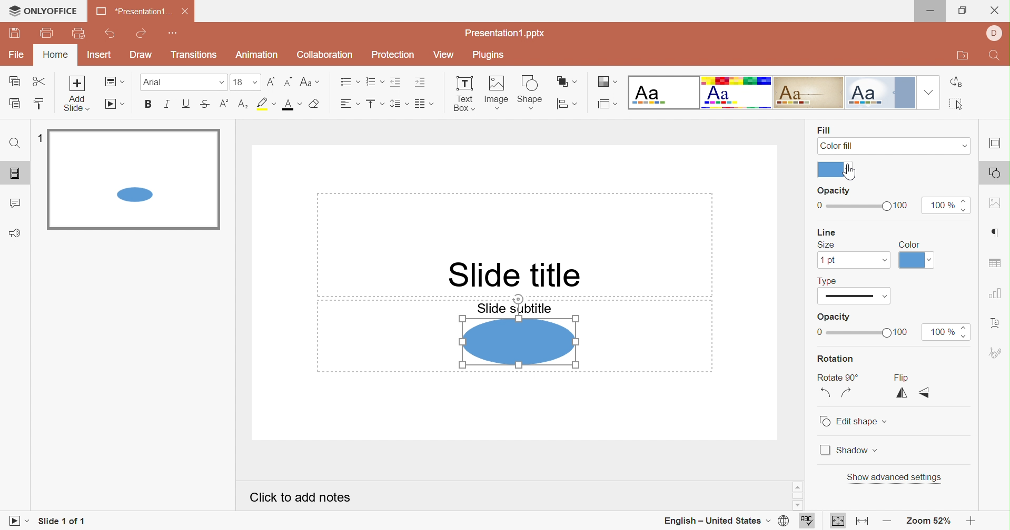 The height and width of the screenshot is (530, 1010). What do you see at coordinates (858, 206) in the screenshot?
I see `Slider` at bounding box center [858, 206].